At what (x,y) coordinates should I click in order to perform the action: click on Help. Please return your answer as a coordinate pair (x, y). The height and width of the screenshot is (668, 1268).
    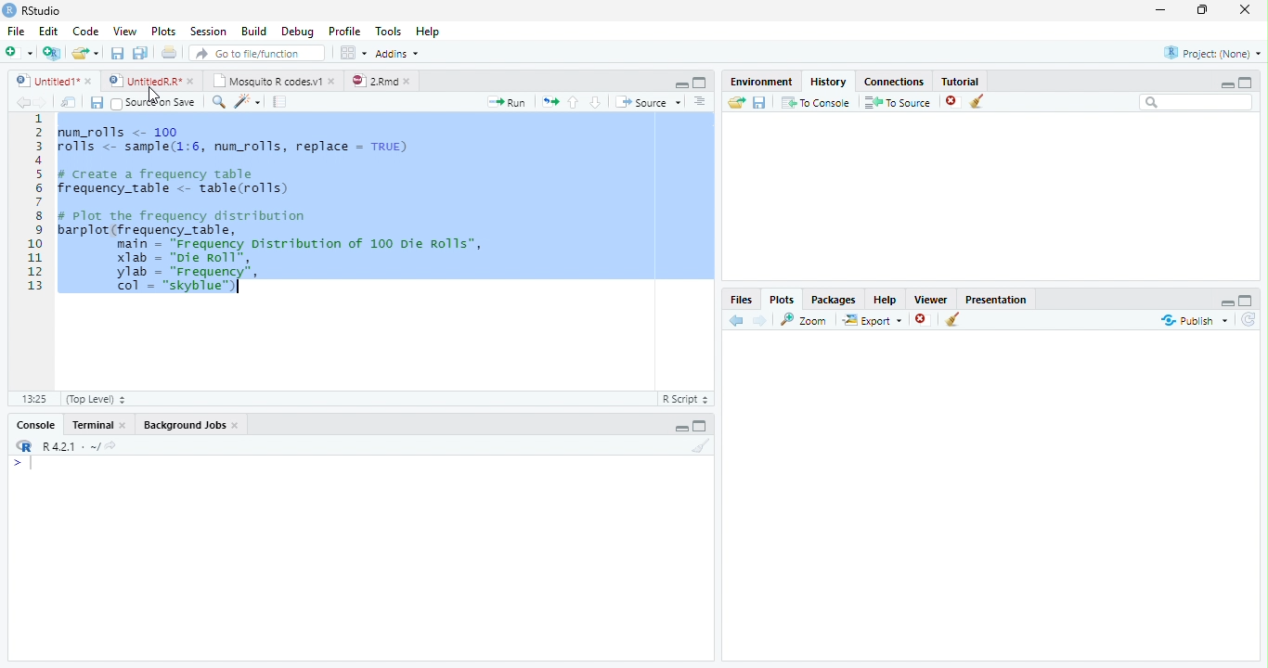
    Looking at the image, I should click on (886, 299).